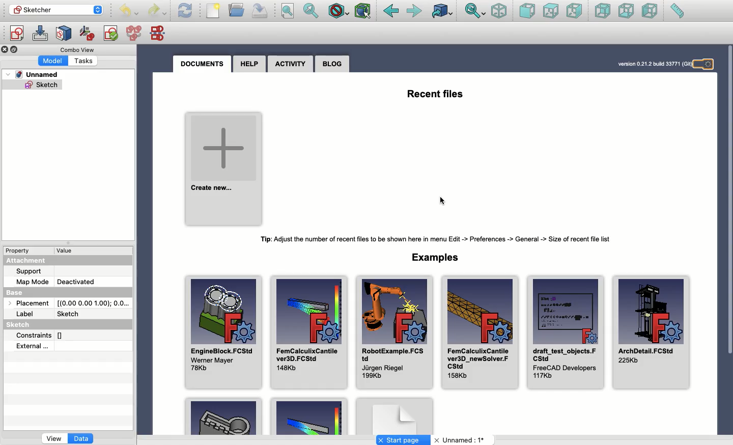 The width and height of the screenshot is (733, 445). What do you see at coordinates (260, 10) in the screenshot?
I see `Save` at bounding box center [260, 10].